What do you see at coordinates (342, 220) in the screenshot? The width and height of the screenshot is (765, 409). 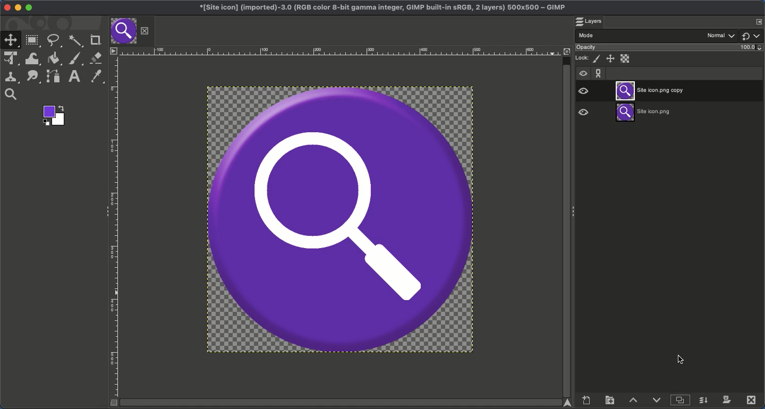 I see `Image` at bounding box center [342, 220].